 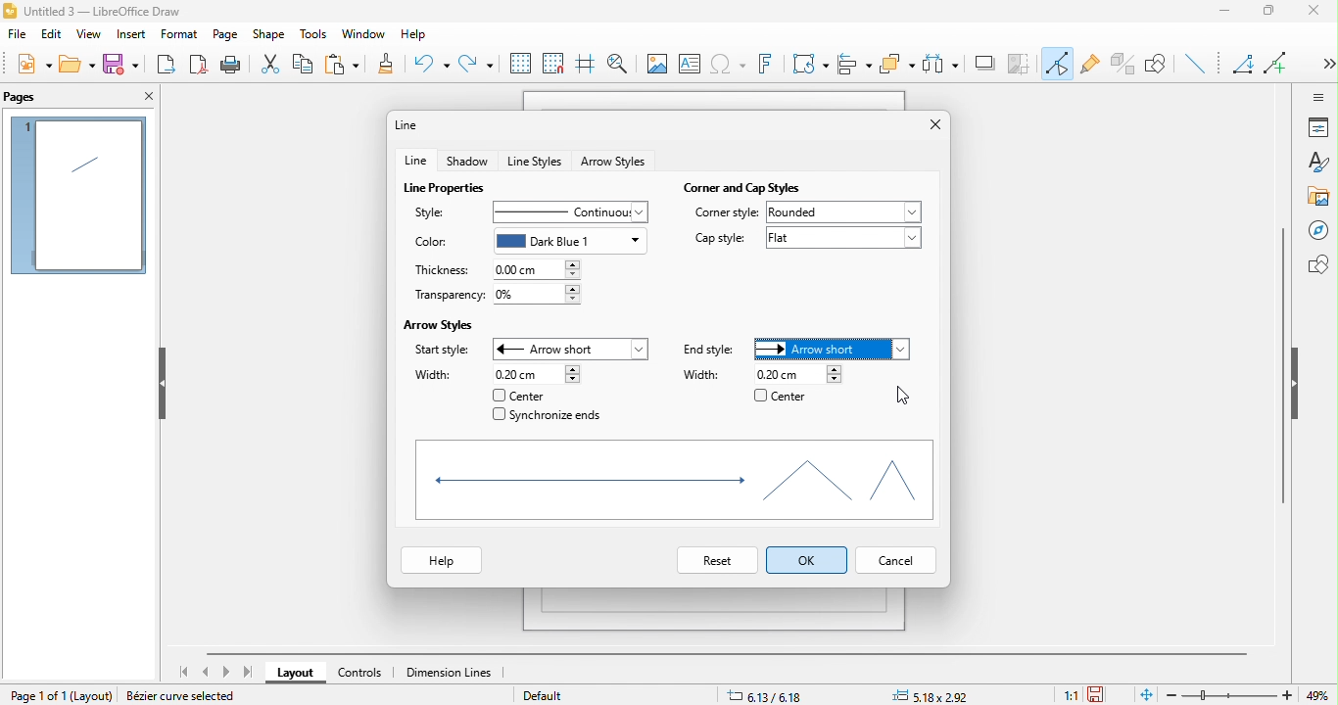 What do you see at coordinates (360, 675) in the screenshot?
I see `controls` at bounding box center [360, 675].